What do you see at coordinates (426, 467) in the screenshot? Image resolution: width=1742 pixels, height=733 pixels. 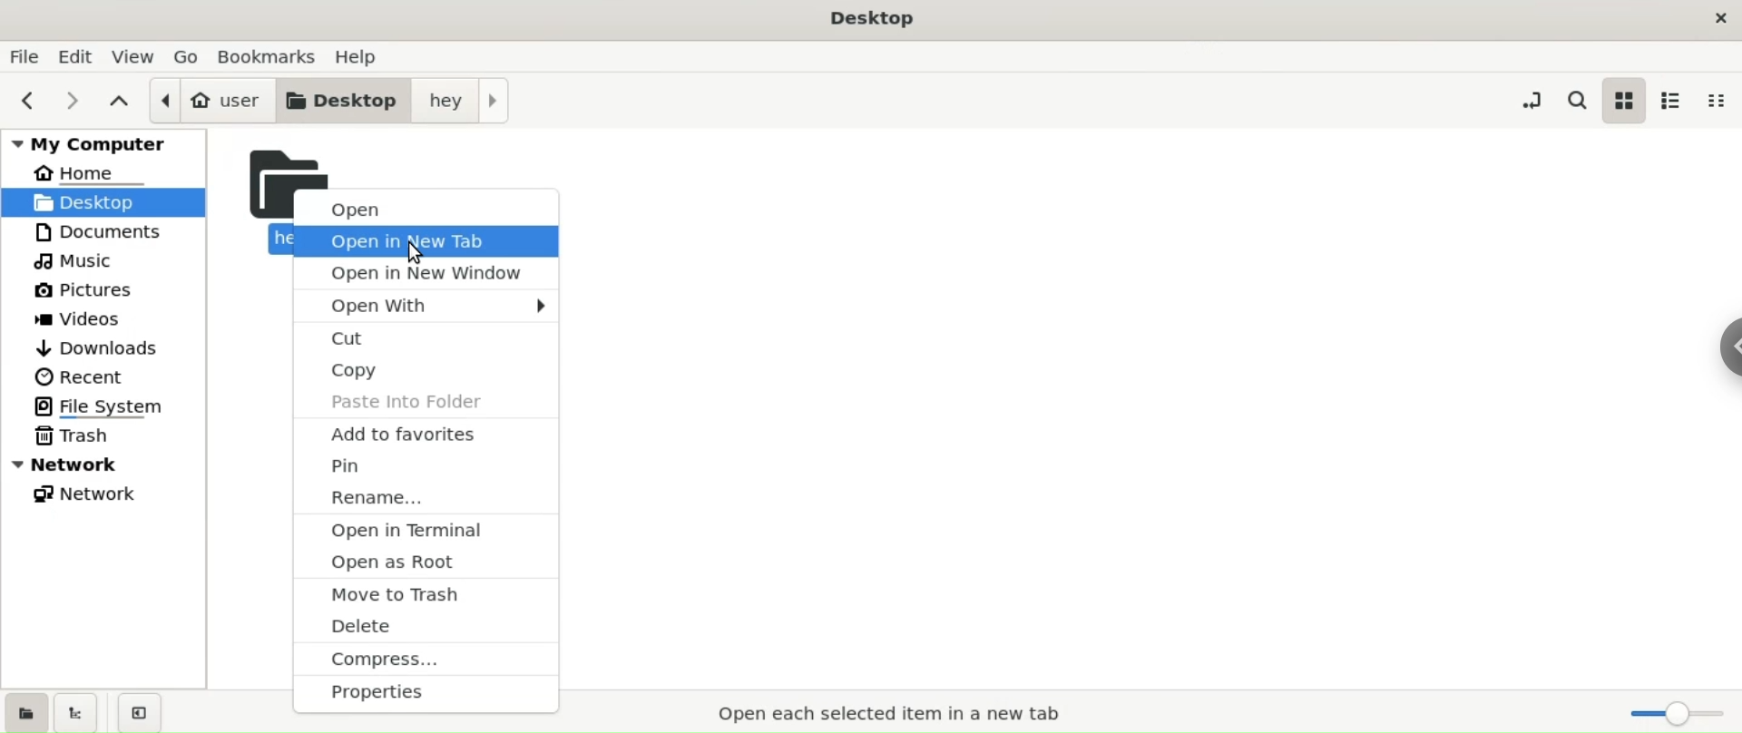 I see `pin` at bounding box center [426, 467].